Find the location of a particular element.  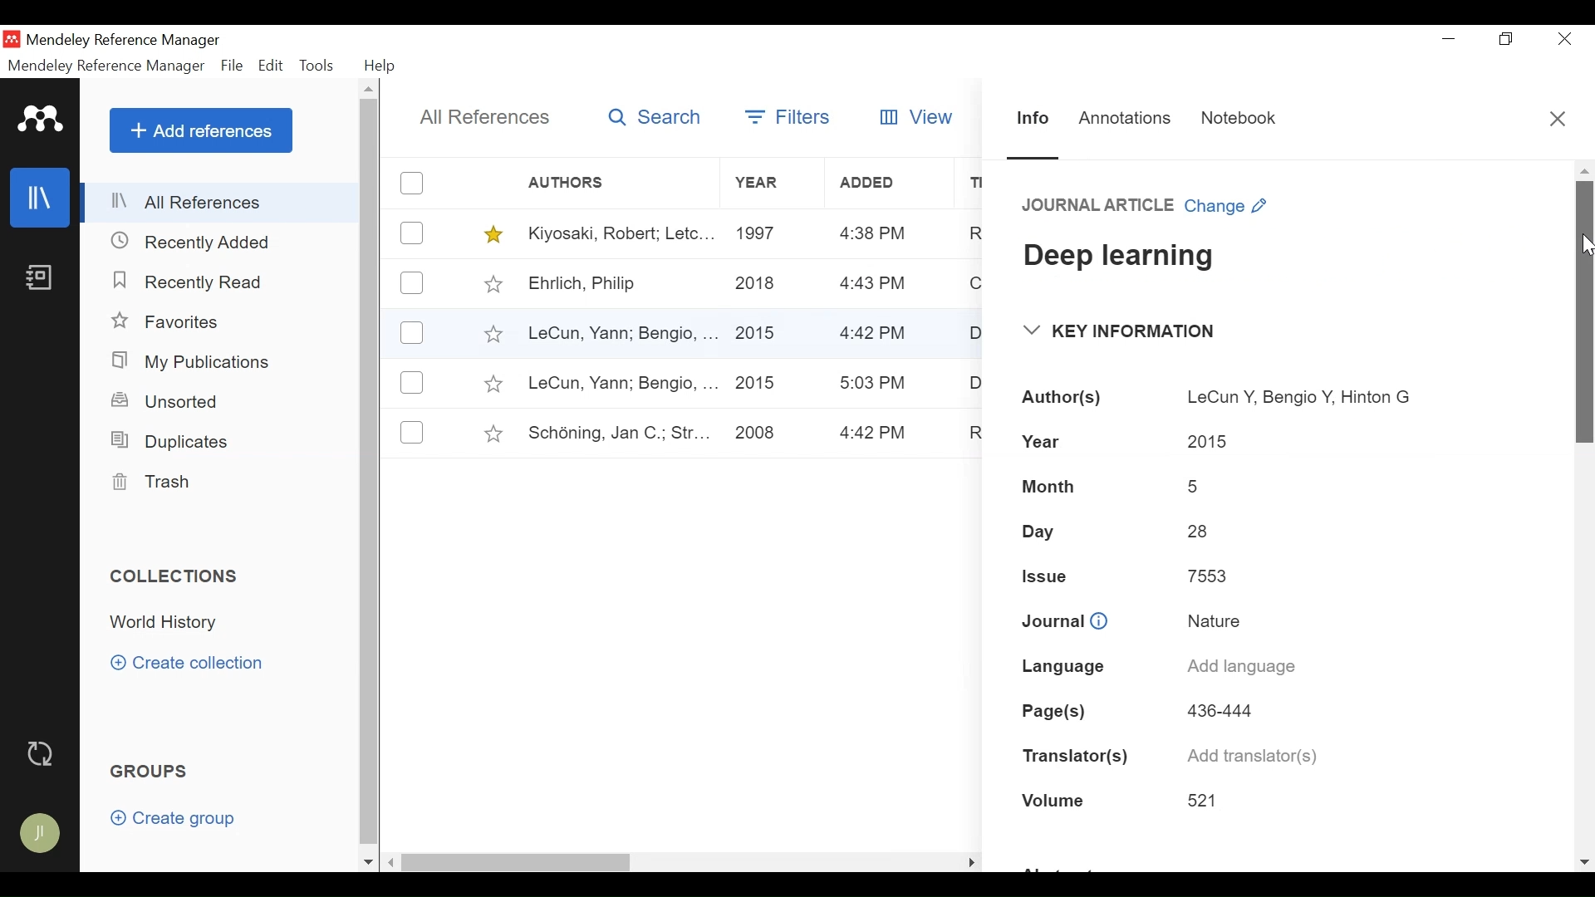

Journal is located at coordinates (1065, 620).